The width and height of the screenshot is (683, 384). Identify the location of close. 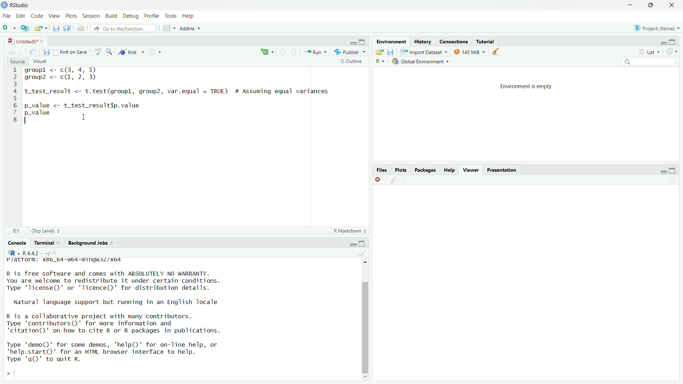
(672, 7).